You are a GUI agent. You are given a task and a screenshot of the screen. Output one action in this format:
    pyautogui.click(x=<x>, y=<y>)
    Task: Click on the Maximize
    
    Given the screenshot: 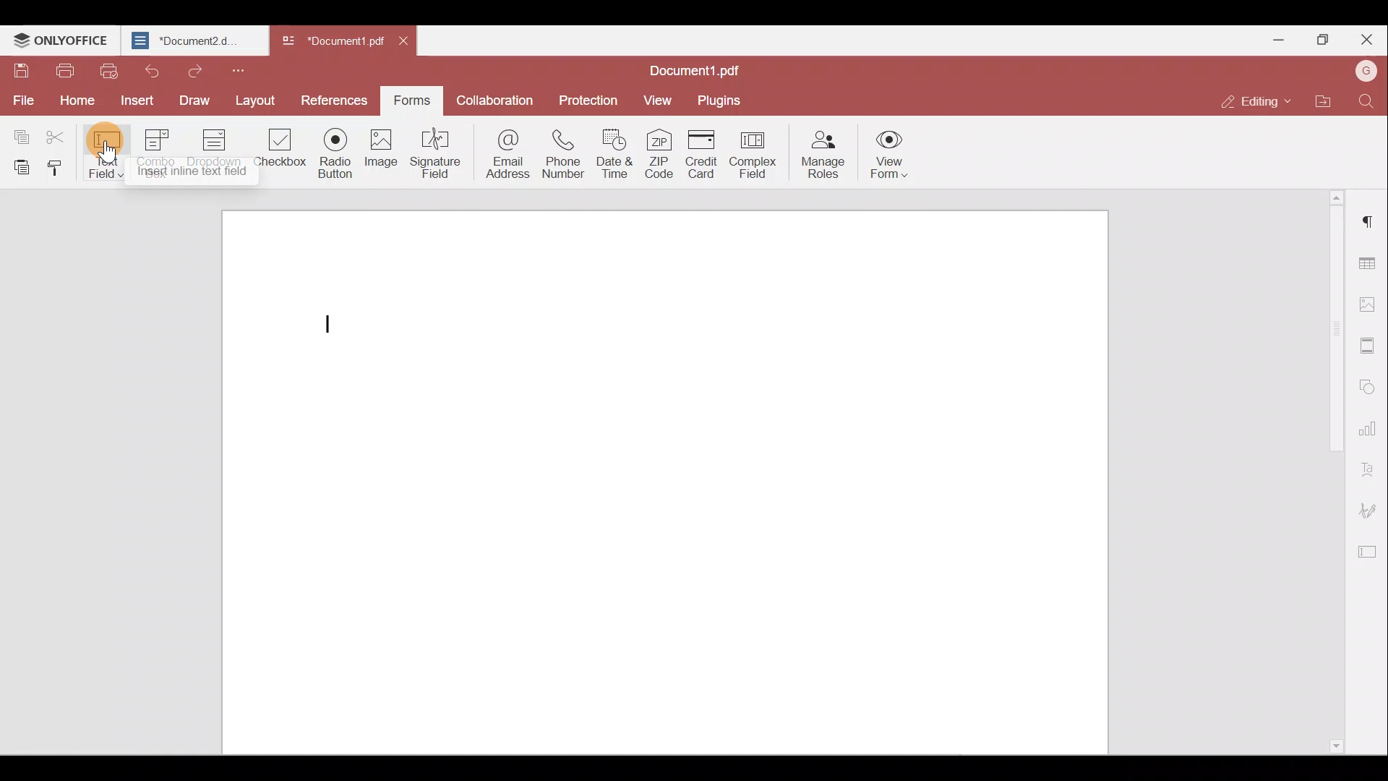 What is the action you would take?
    pyautogui.click(x=1322, y=36)
    